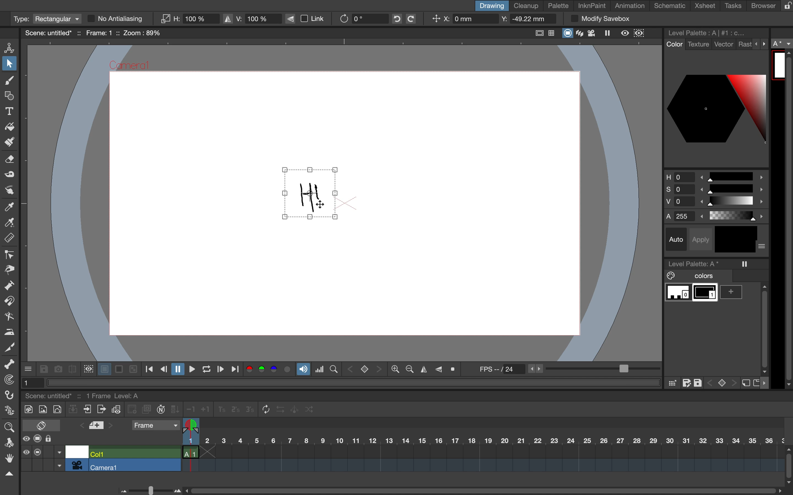  Describe the element at coordinates (87, 368) in the screenshot. I see `define sub camera` at that location.